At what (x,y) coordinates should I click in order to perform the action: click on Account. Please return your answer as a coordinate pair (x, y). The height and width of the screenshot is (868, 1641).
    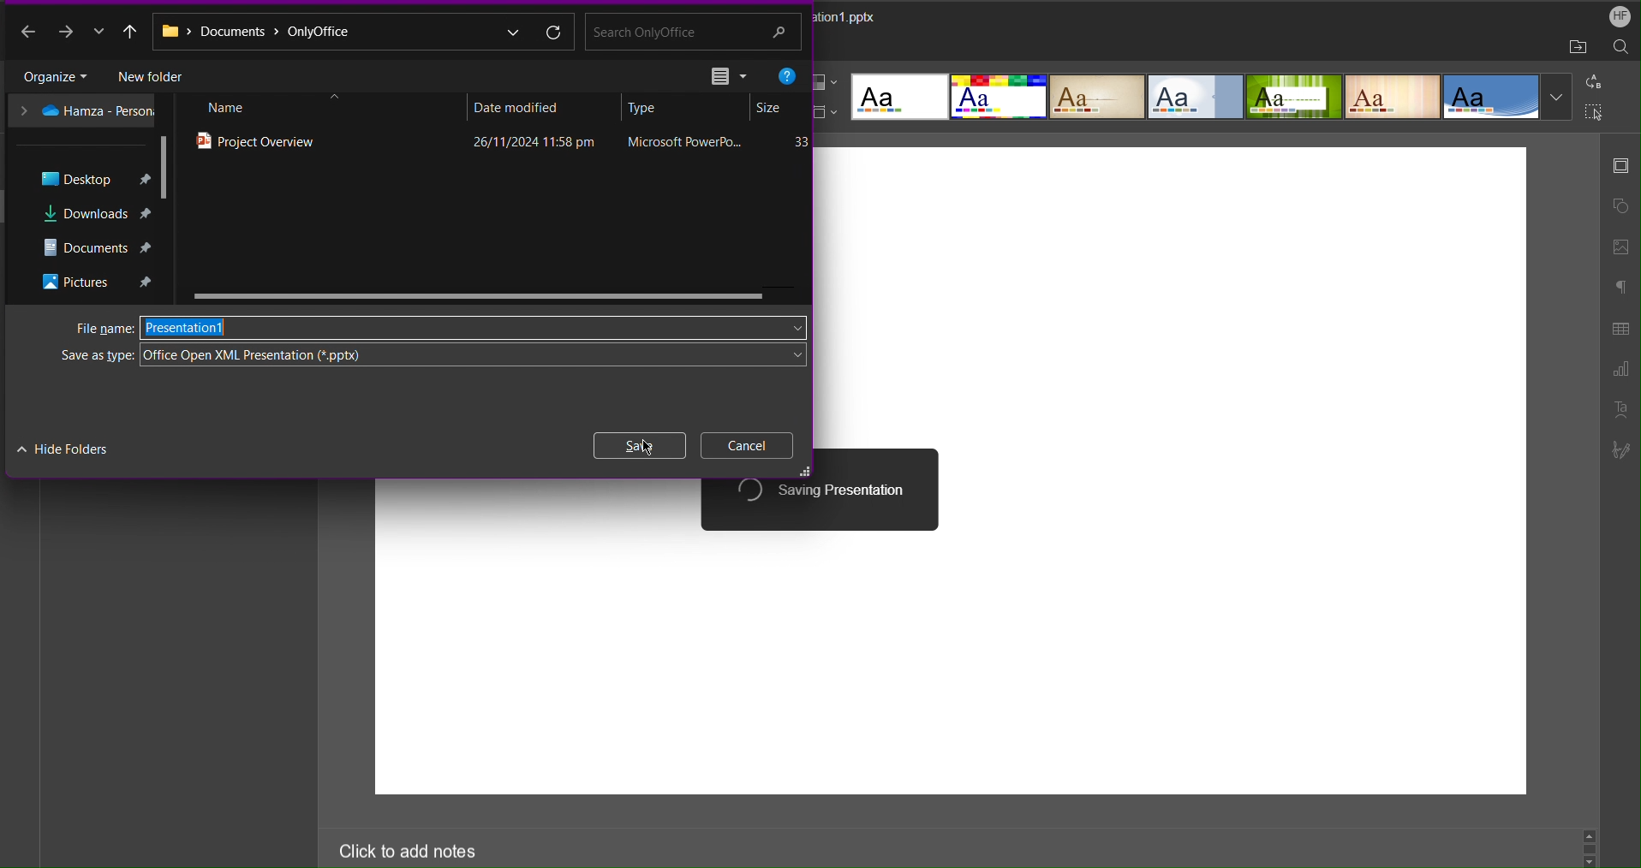
    Looking at the image, I should click on (1621, 16).